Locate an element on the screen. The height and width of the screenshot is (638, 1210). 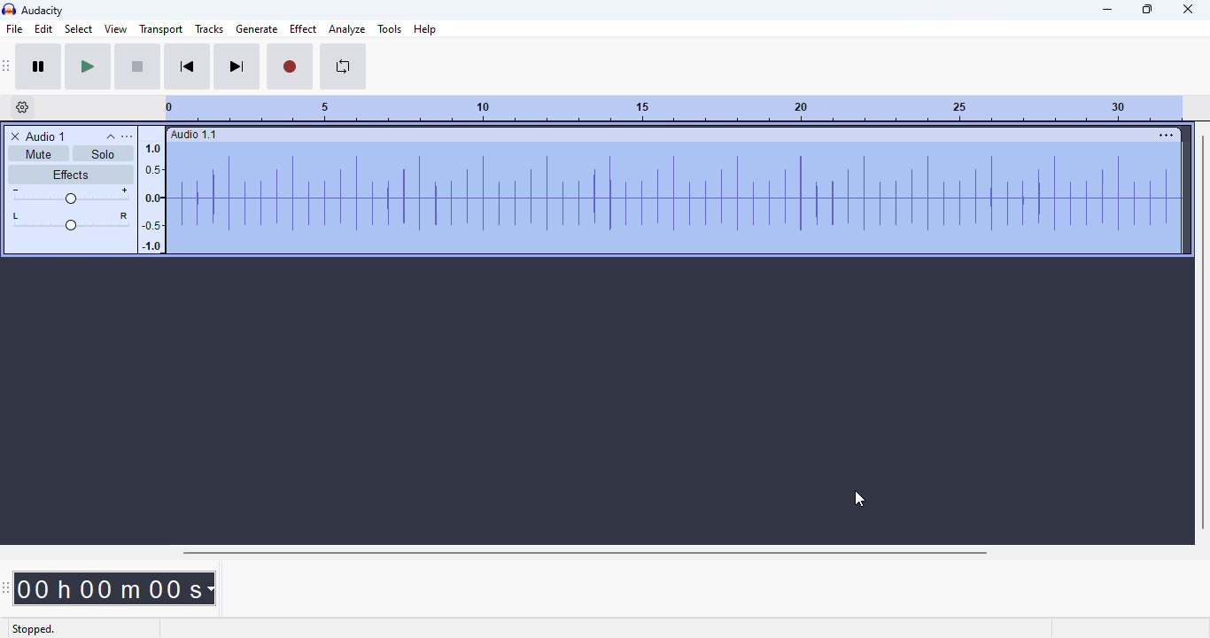
stop is located at coordinates (137, 66).